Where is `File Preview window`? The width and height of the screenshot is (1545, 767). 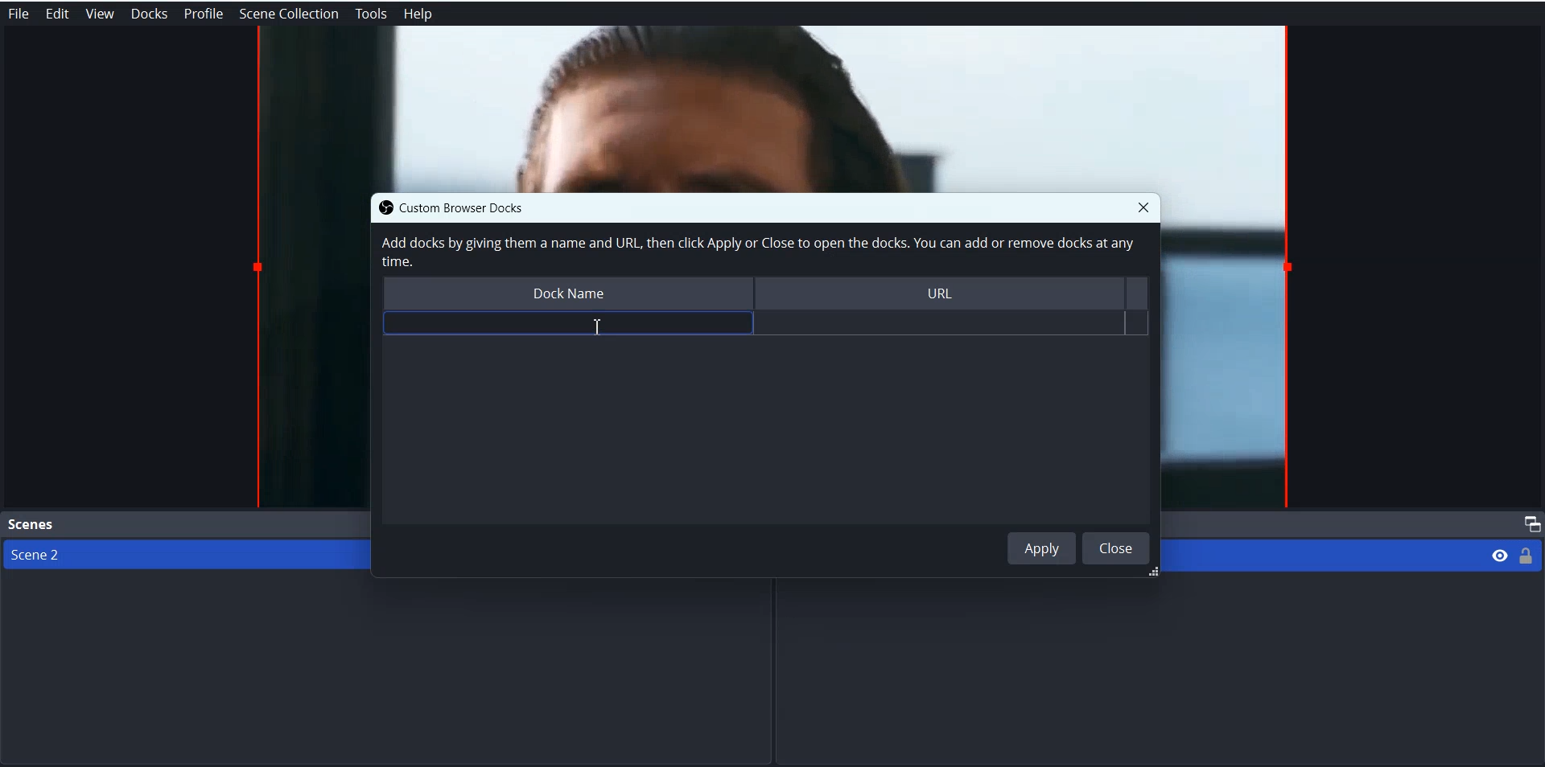
File Preview window is located at coordinates (1231, 353).